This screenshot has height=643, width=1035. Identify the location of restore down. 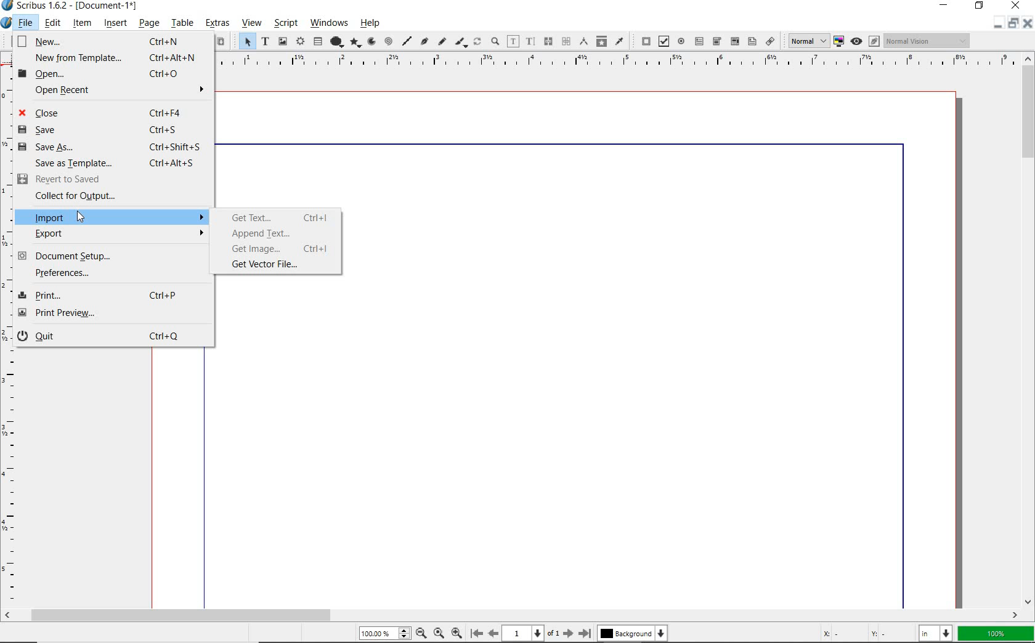
(999, 22).